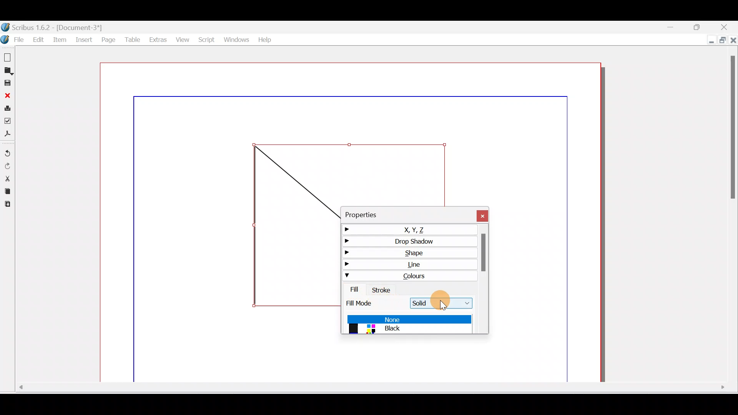 This screenshot has height=415, width=738. What do you see at coordinates (8, 151) in the screenshot?
I see `Undo` at bounding box center [8, 151].